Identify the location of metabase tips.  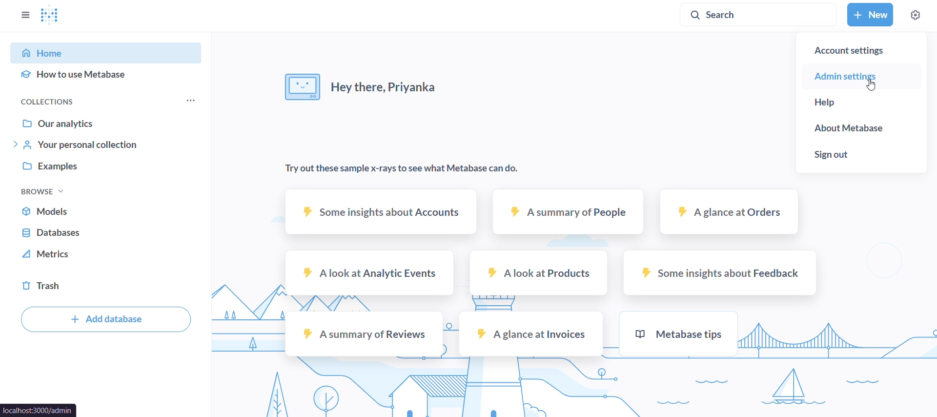
(681, 333).